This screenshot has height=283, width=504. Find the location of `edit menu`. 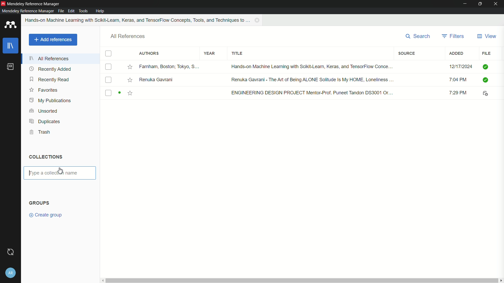

edit menu is located at coordinates (71, 11).